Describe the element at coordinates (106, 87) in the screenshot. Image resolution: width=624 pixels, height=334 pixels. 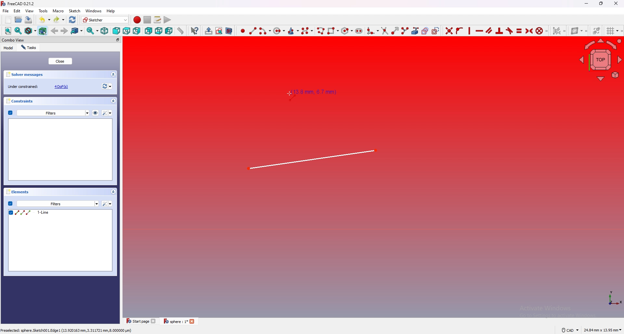
I see `Forces recomputation of active document` at that location.